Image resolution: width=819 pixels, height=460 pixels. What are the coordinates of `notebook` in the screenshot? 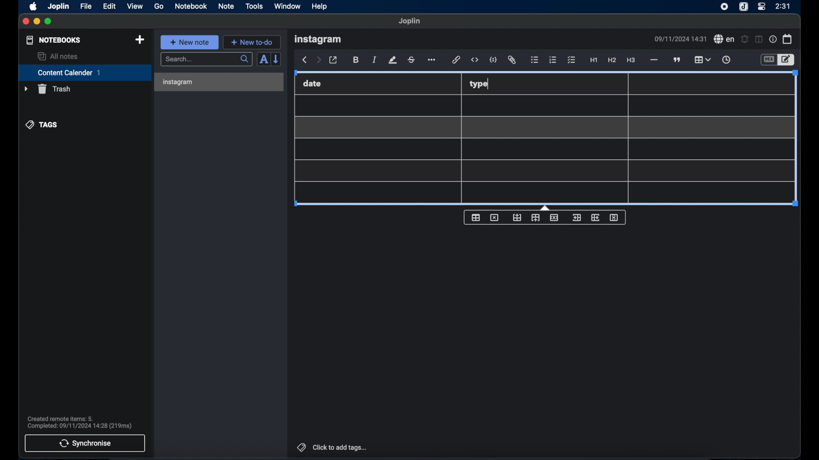 It's located at (190, 6).